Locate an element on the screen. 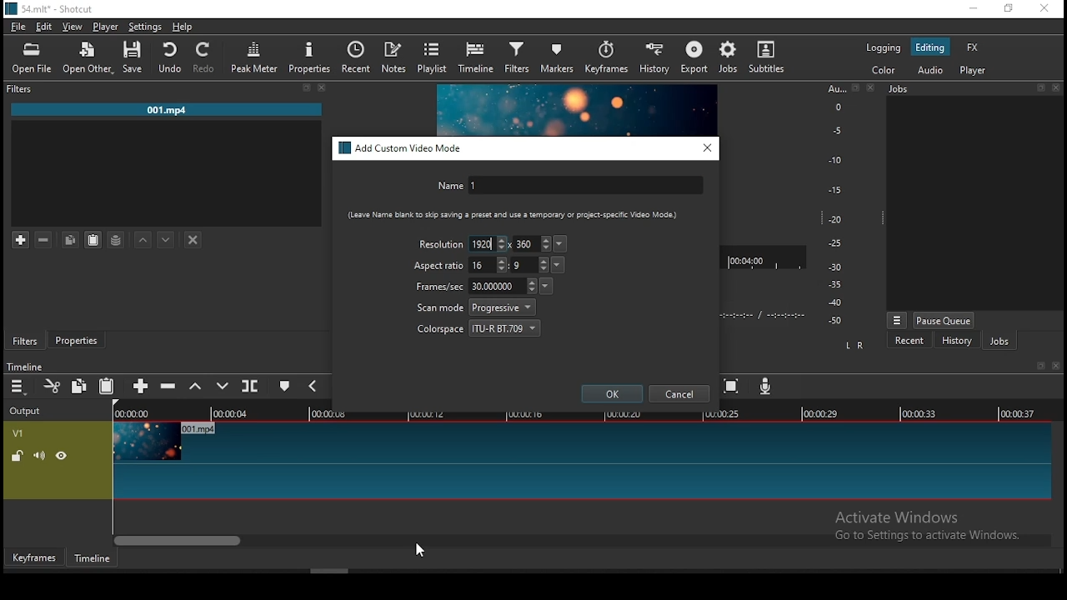 Image resolution: width=1067 pixels, height=600 pixels. minimize is located at coordinates (973, 9).